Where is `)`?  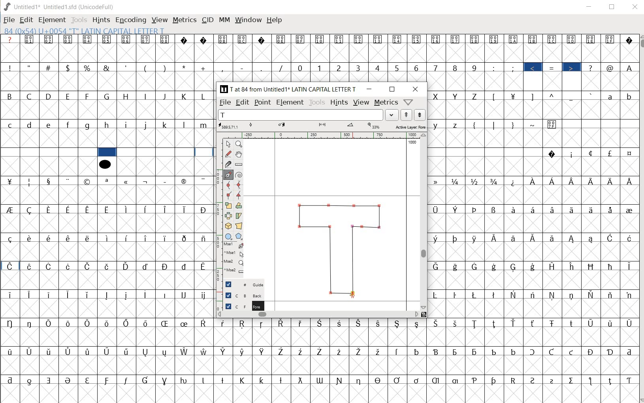
) is located at coordinates (166, 68).